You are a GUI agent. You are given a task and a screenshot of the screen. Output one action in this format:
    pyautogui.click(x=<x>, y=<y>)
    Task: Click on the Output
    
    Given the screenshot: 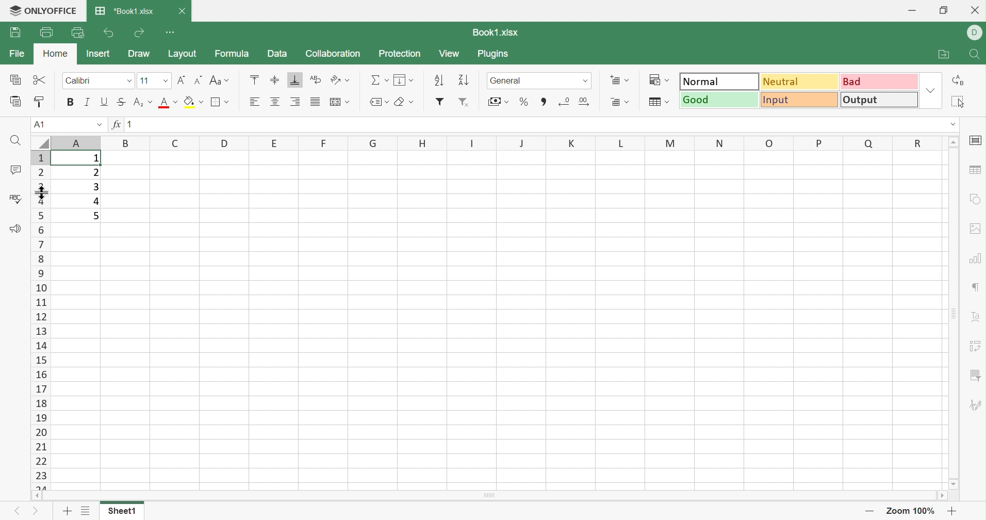 What is the action you would take?
    pyautogui.click(x=879, y=100)
    